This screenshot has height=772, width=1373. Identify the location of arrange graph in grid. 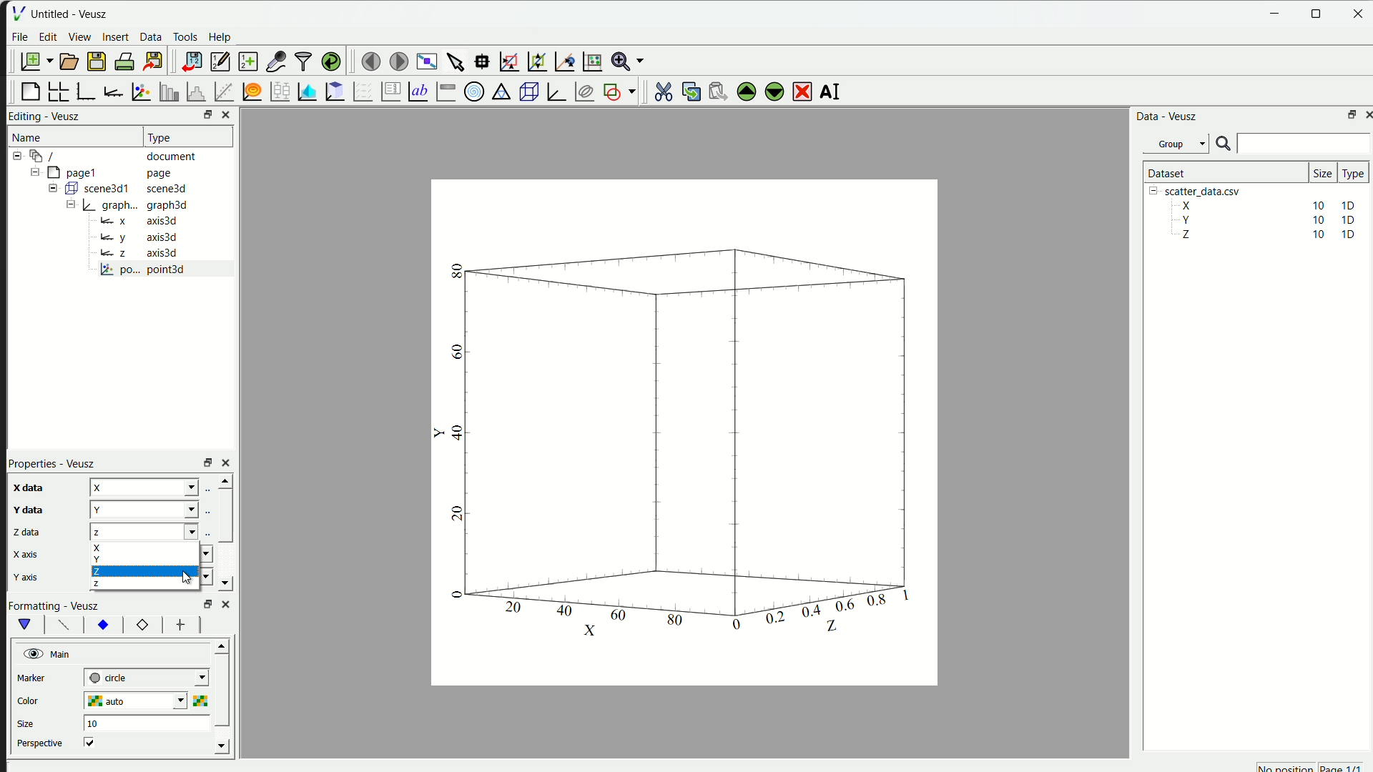
(57, 90).